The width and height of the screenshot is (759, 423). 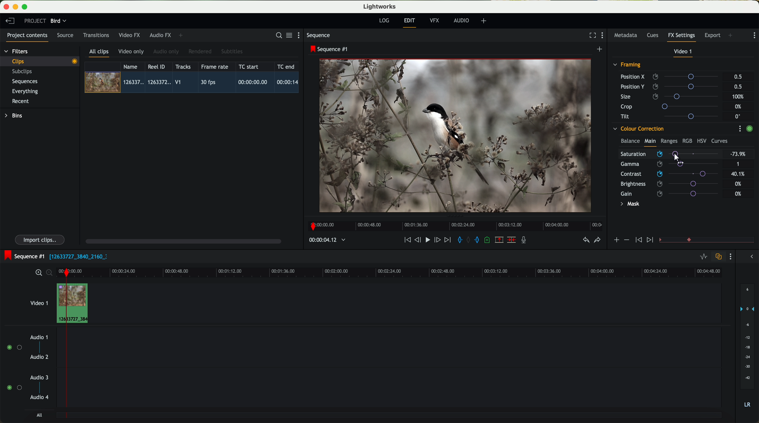 What do you see at coordinates (384, 21) in the screenshot?
I see `log` at bounding box center [384, 21].